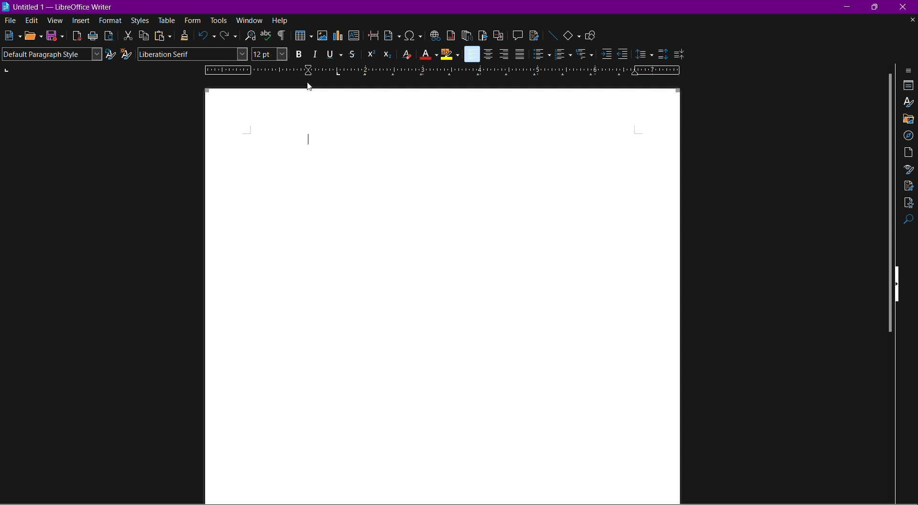 The width and height of the screenshot is (918, 505). I want to click on Undo, so click(208, 37).